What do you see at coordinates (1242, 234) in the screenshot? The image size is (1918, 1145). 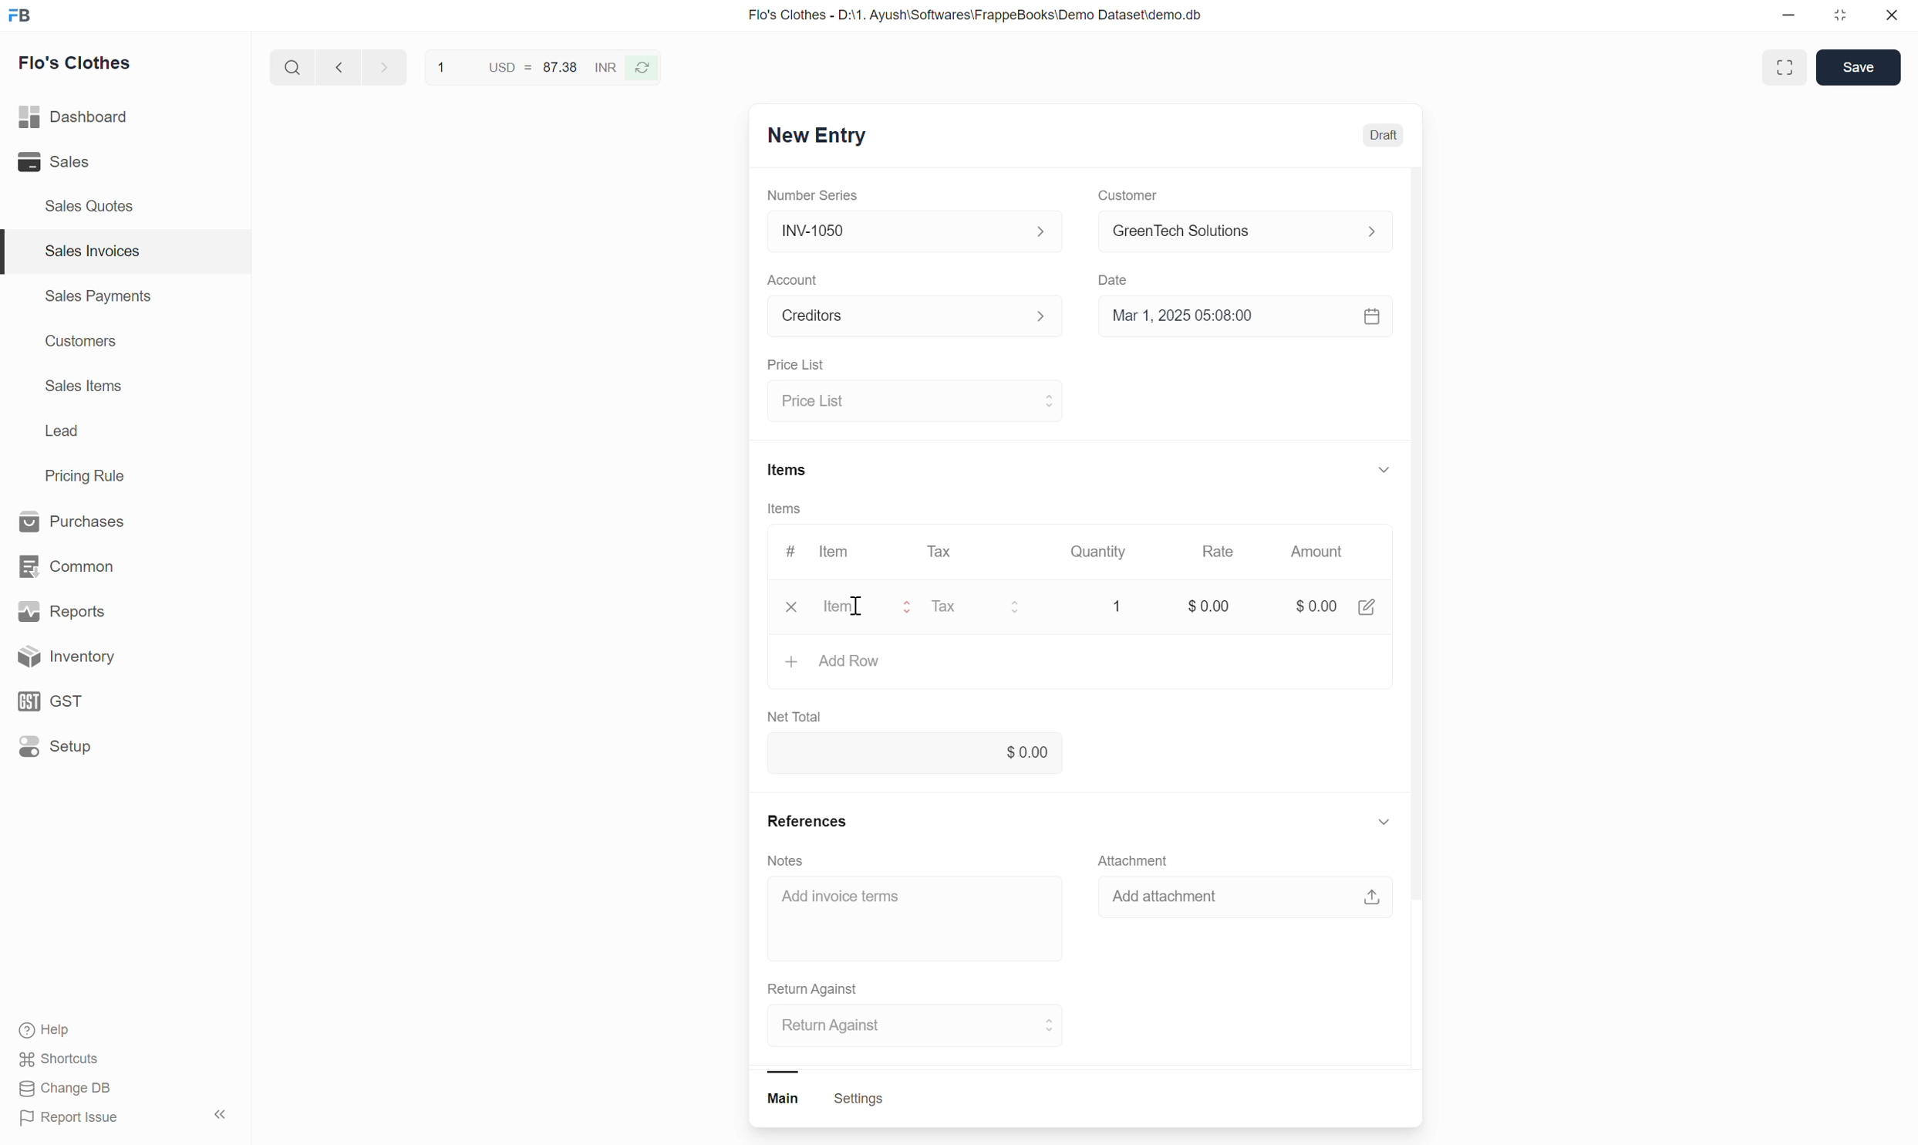 I see `select customer` at bounding box center [1242, 234].